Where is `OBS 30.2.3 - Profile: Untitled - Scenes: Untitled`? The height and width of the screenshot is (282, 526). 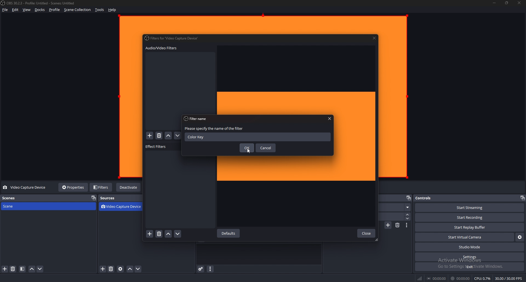 OBS 30.2.3 - Profile: Untitled - Scenes: Untitled is located at coordinates (42, 4).